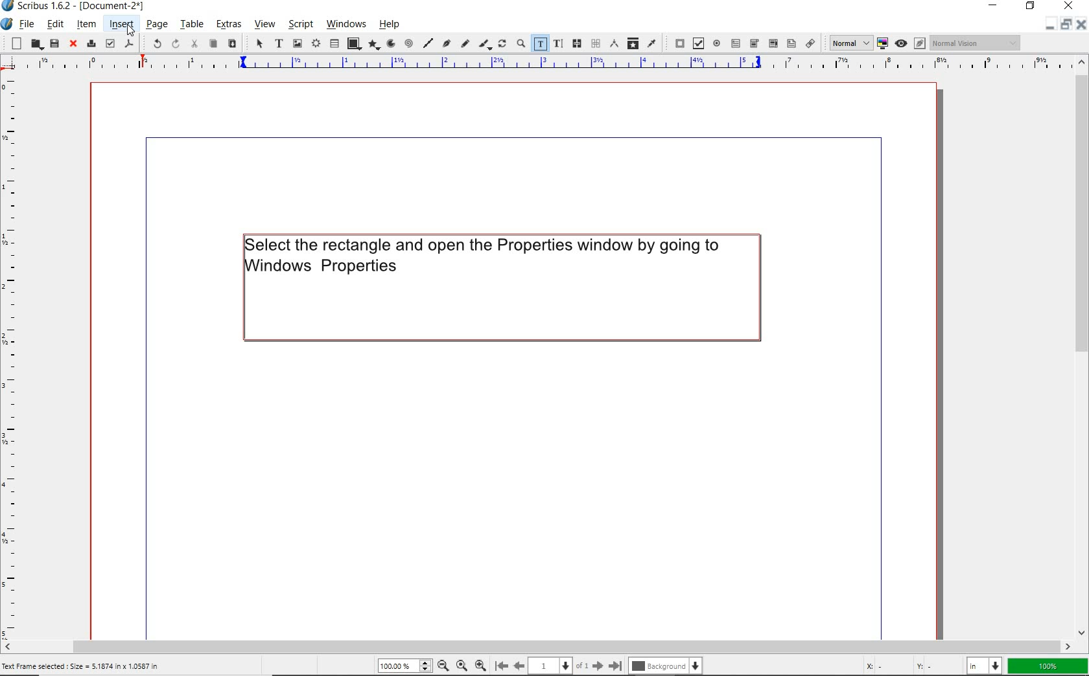  Describe the element at coordinates (98, 666) in the screenshot. I see `Text Frame selected : Size = 5.1874 in x 1.0587 in` at that location.